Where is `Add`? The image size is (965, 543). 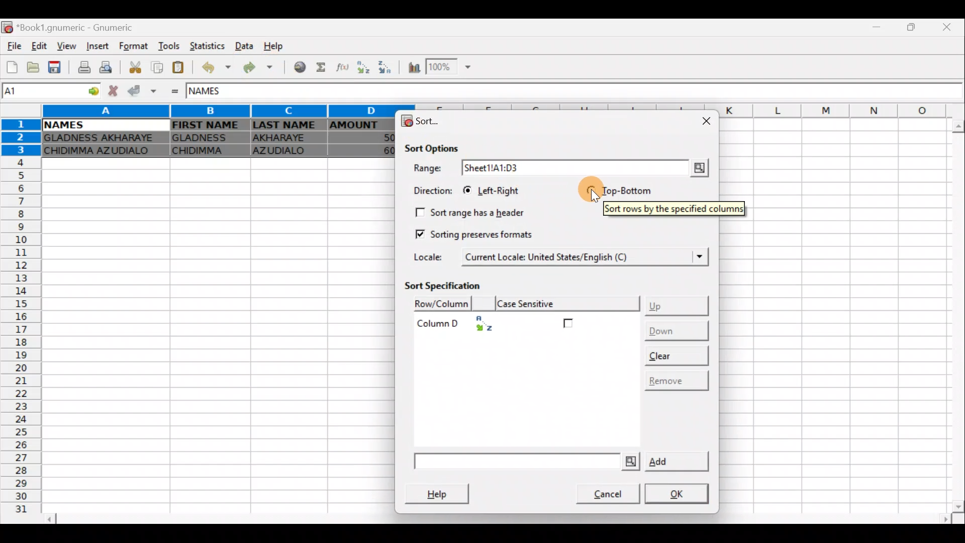 Add is located at coordinates (556, 462).